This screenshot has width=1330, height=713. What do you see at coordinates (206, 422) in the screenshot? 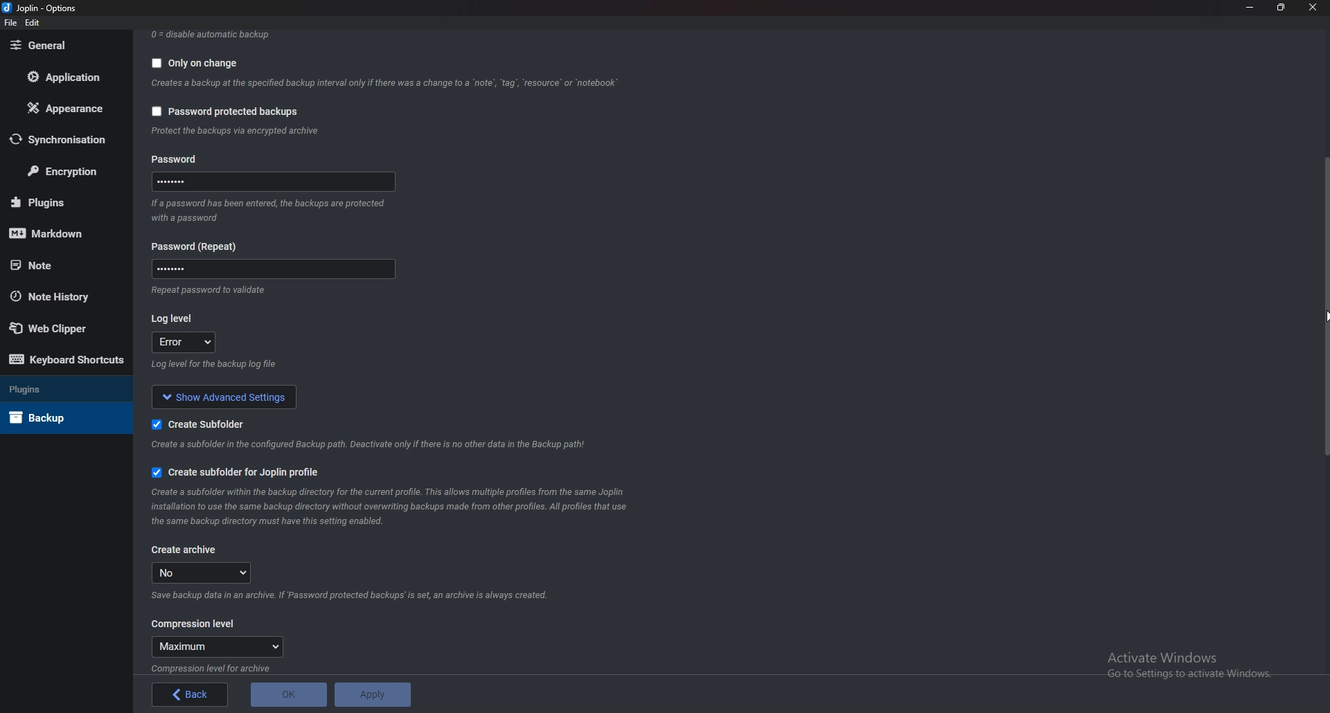
I see `Create sub folder` at bounding box center [206, 422].